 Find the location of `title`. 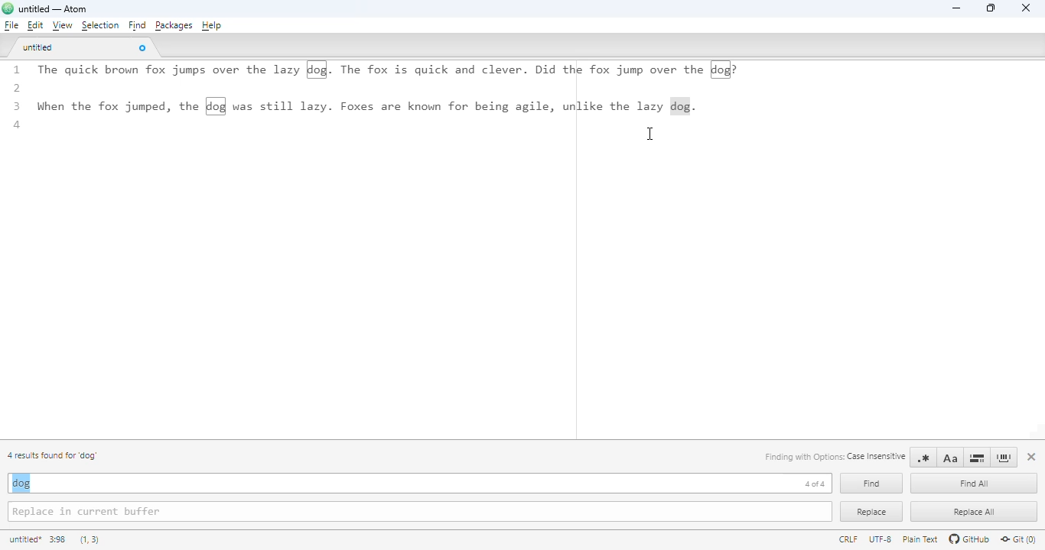

title is located at coordinates (24, 540).